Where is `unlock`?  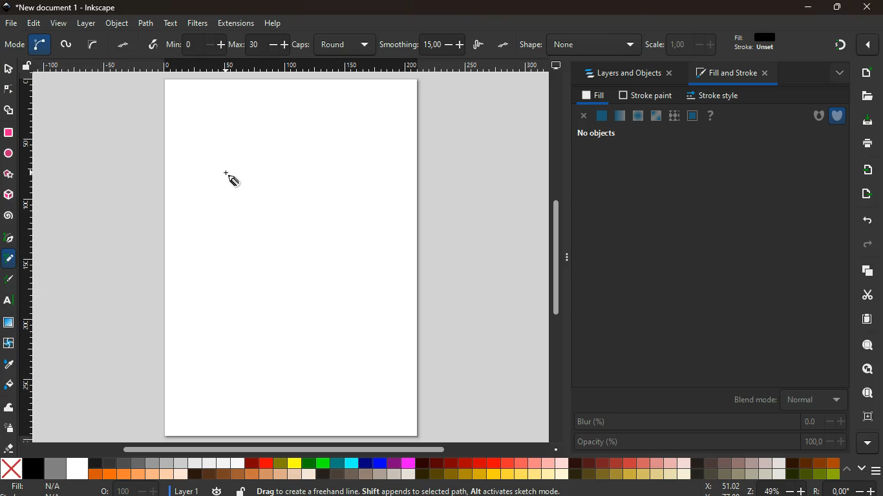
unlock is located at coordinates (242, 490).